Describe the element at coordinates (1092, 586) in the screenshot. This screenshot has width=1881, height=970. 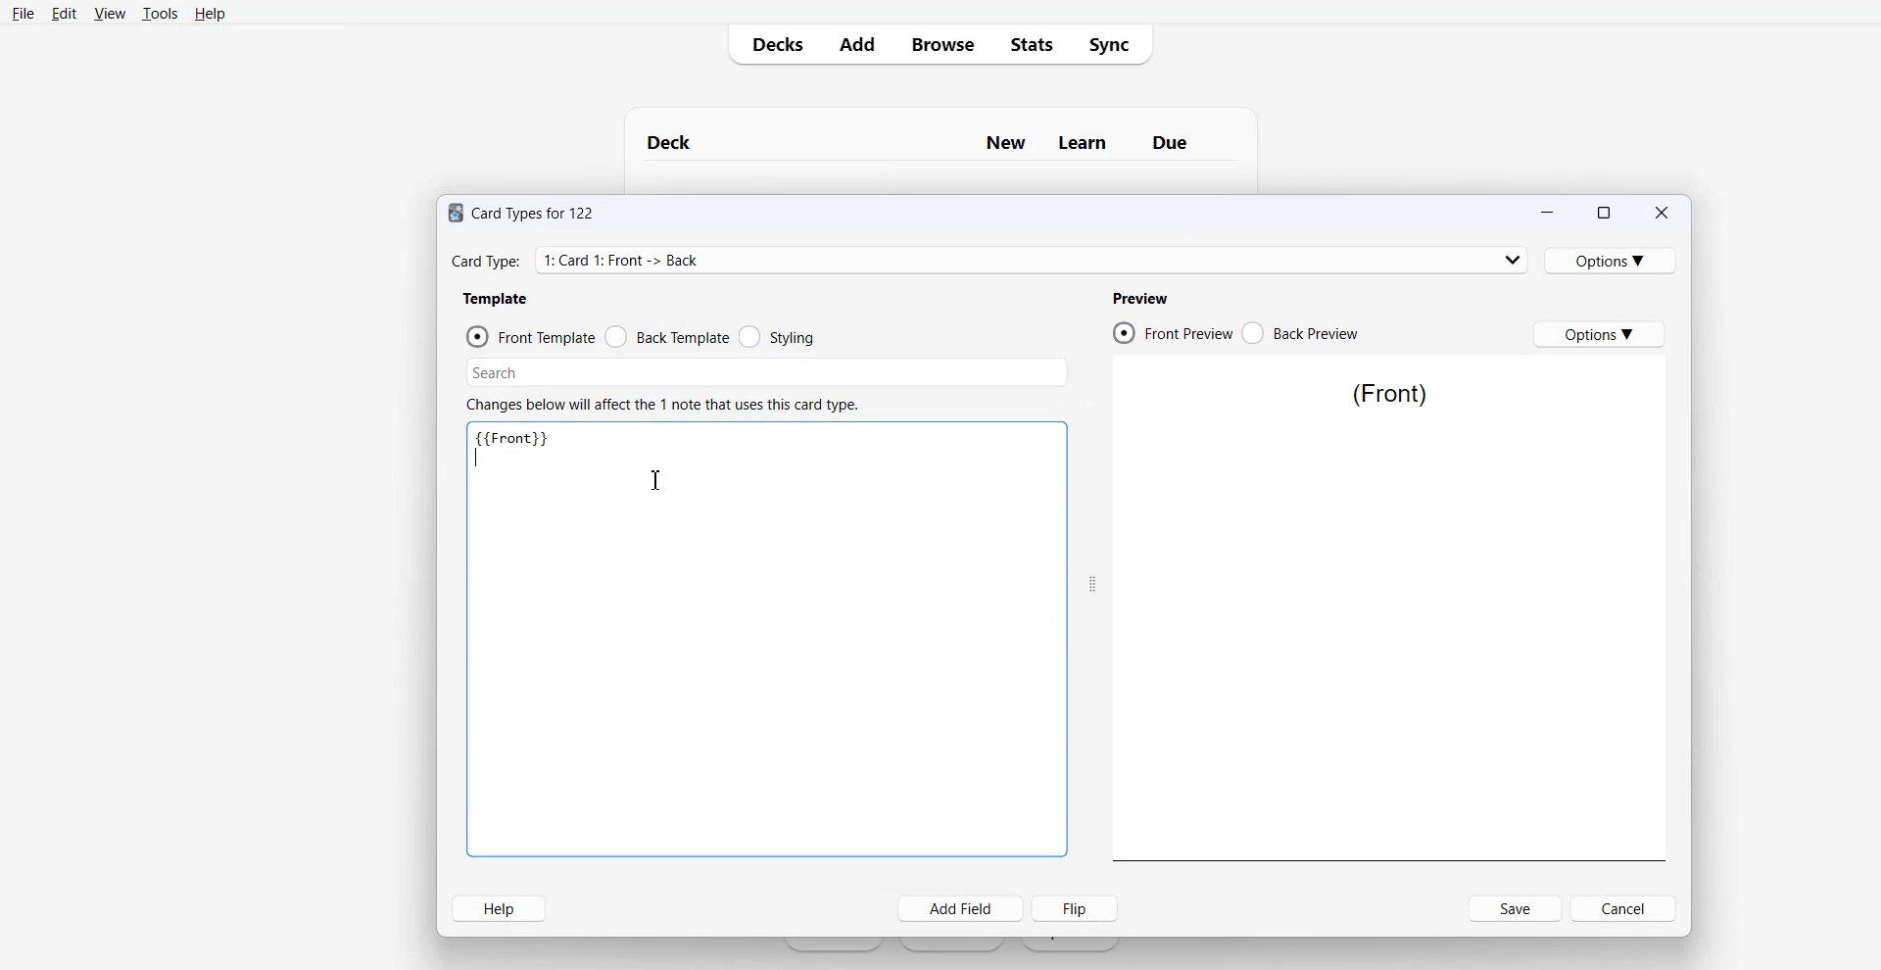
I see `Drag Handle` at that location.